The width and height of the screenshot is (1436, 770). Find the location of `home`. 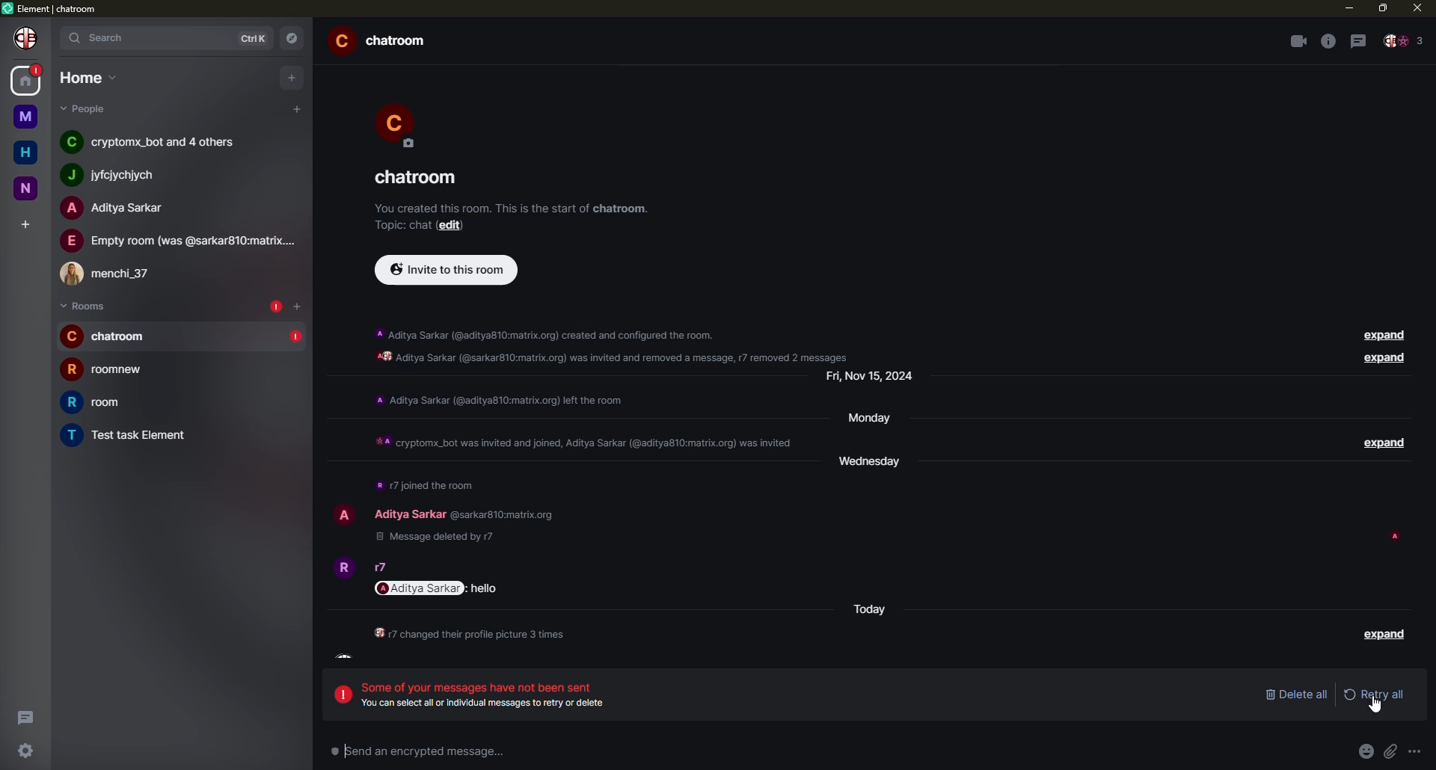

home is located at coordinates (25, 151).